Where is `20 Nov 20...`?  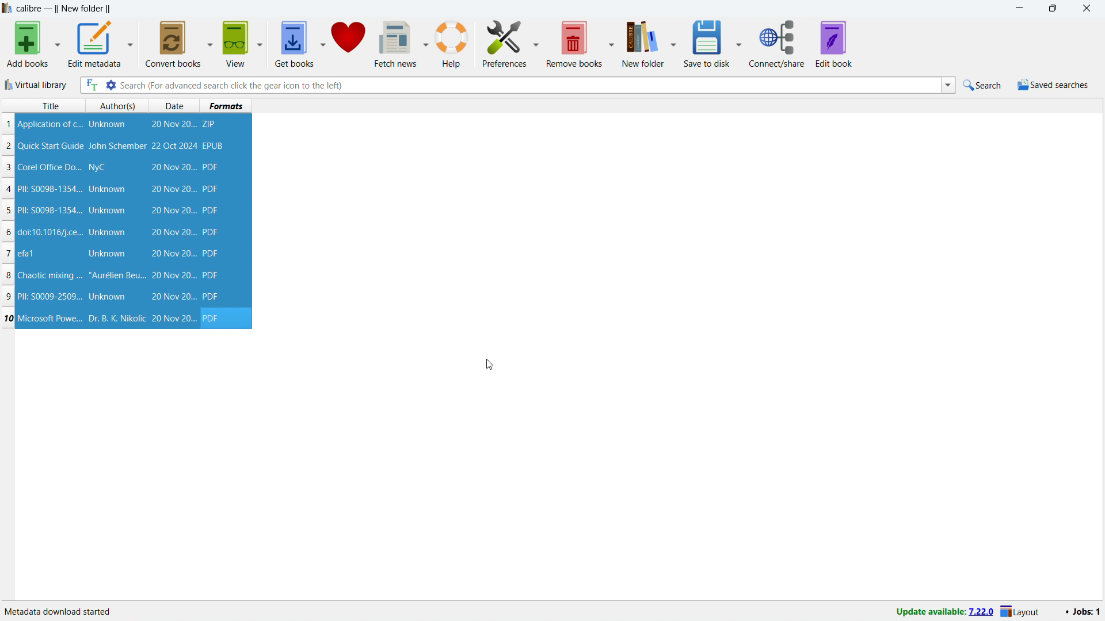 20 Nov 20... is located at coordinates (174, 125).